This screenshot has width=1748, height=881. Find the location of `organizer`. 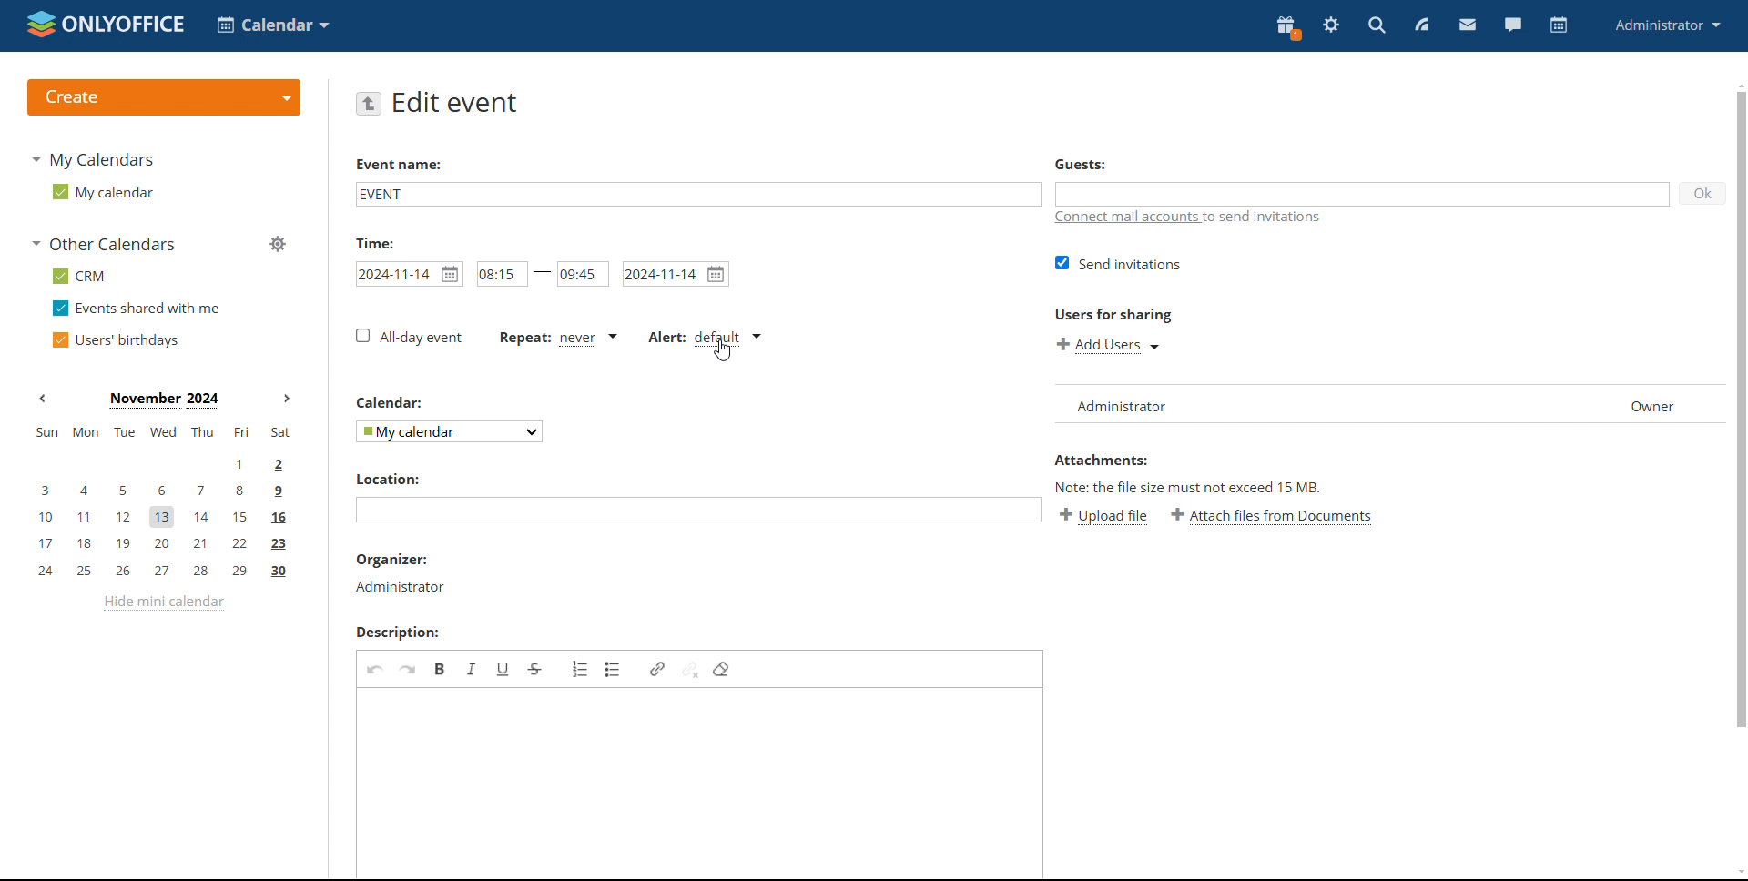

organizer is located at coordinates (401, 586).